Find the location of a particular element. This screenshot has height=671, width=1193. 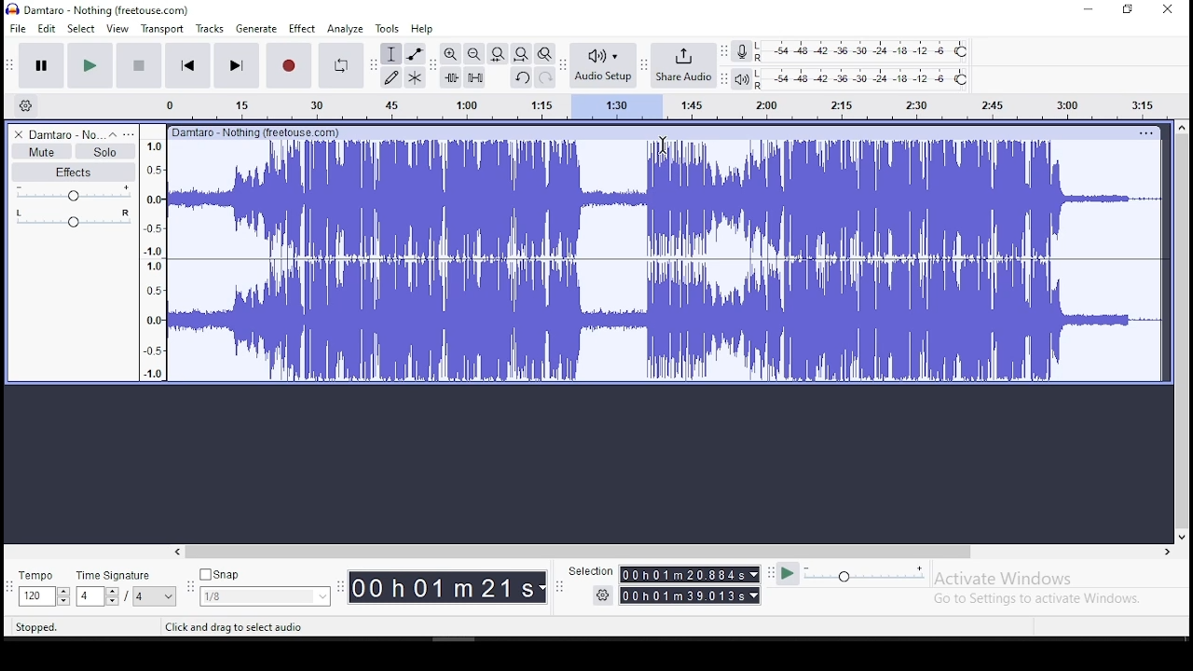

recording level is located at coordinates (864, 50).